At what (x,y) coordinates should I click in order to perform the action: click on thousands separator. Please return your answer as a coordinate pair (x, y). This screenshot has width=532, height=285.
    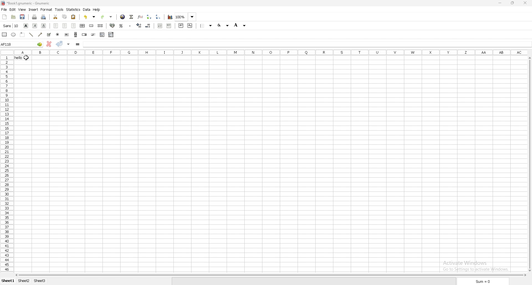
    Looking at the image, I should click on (130, 26).